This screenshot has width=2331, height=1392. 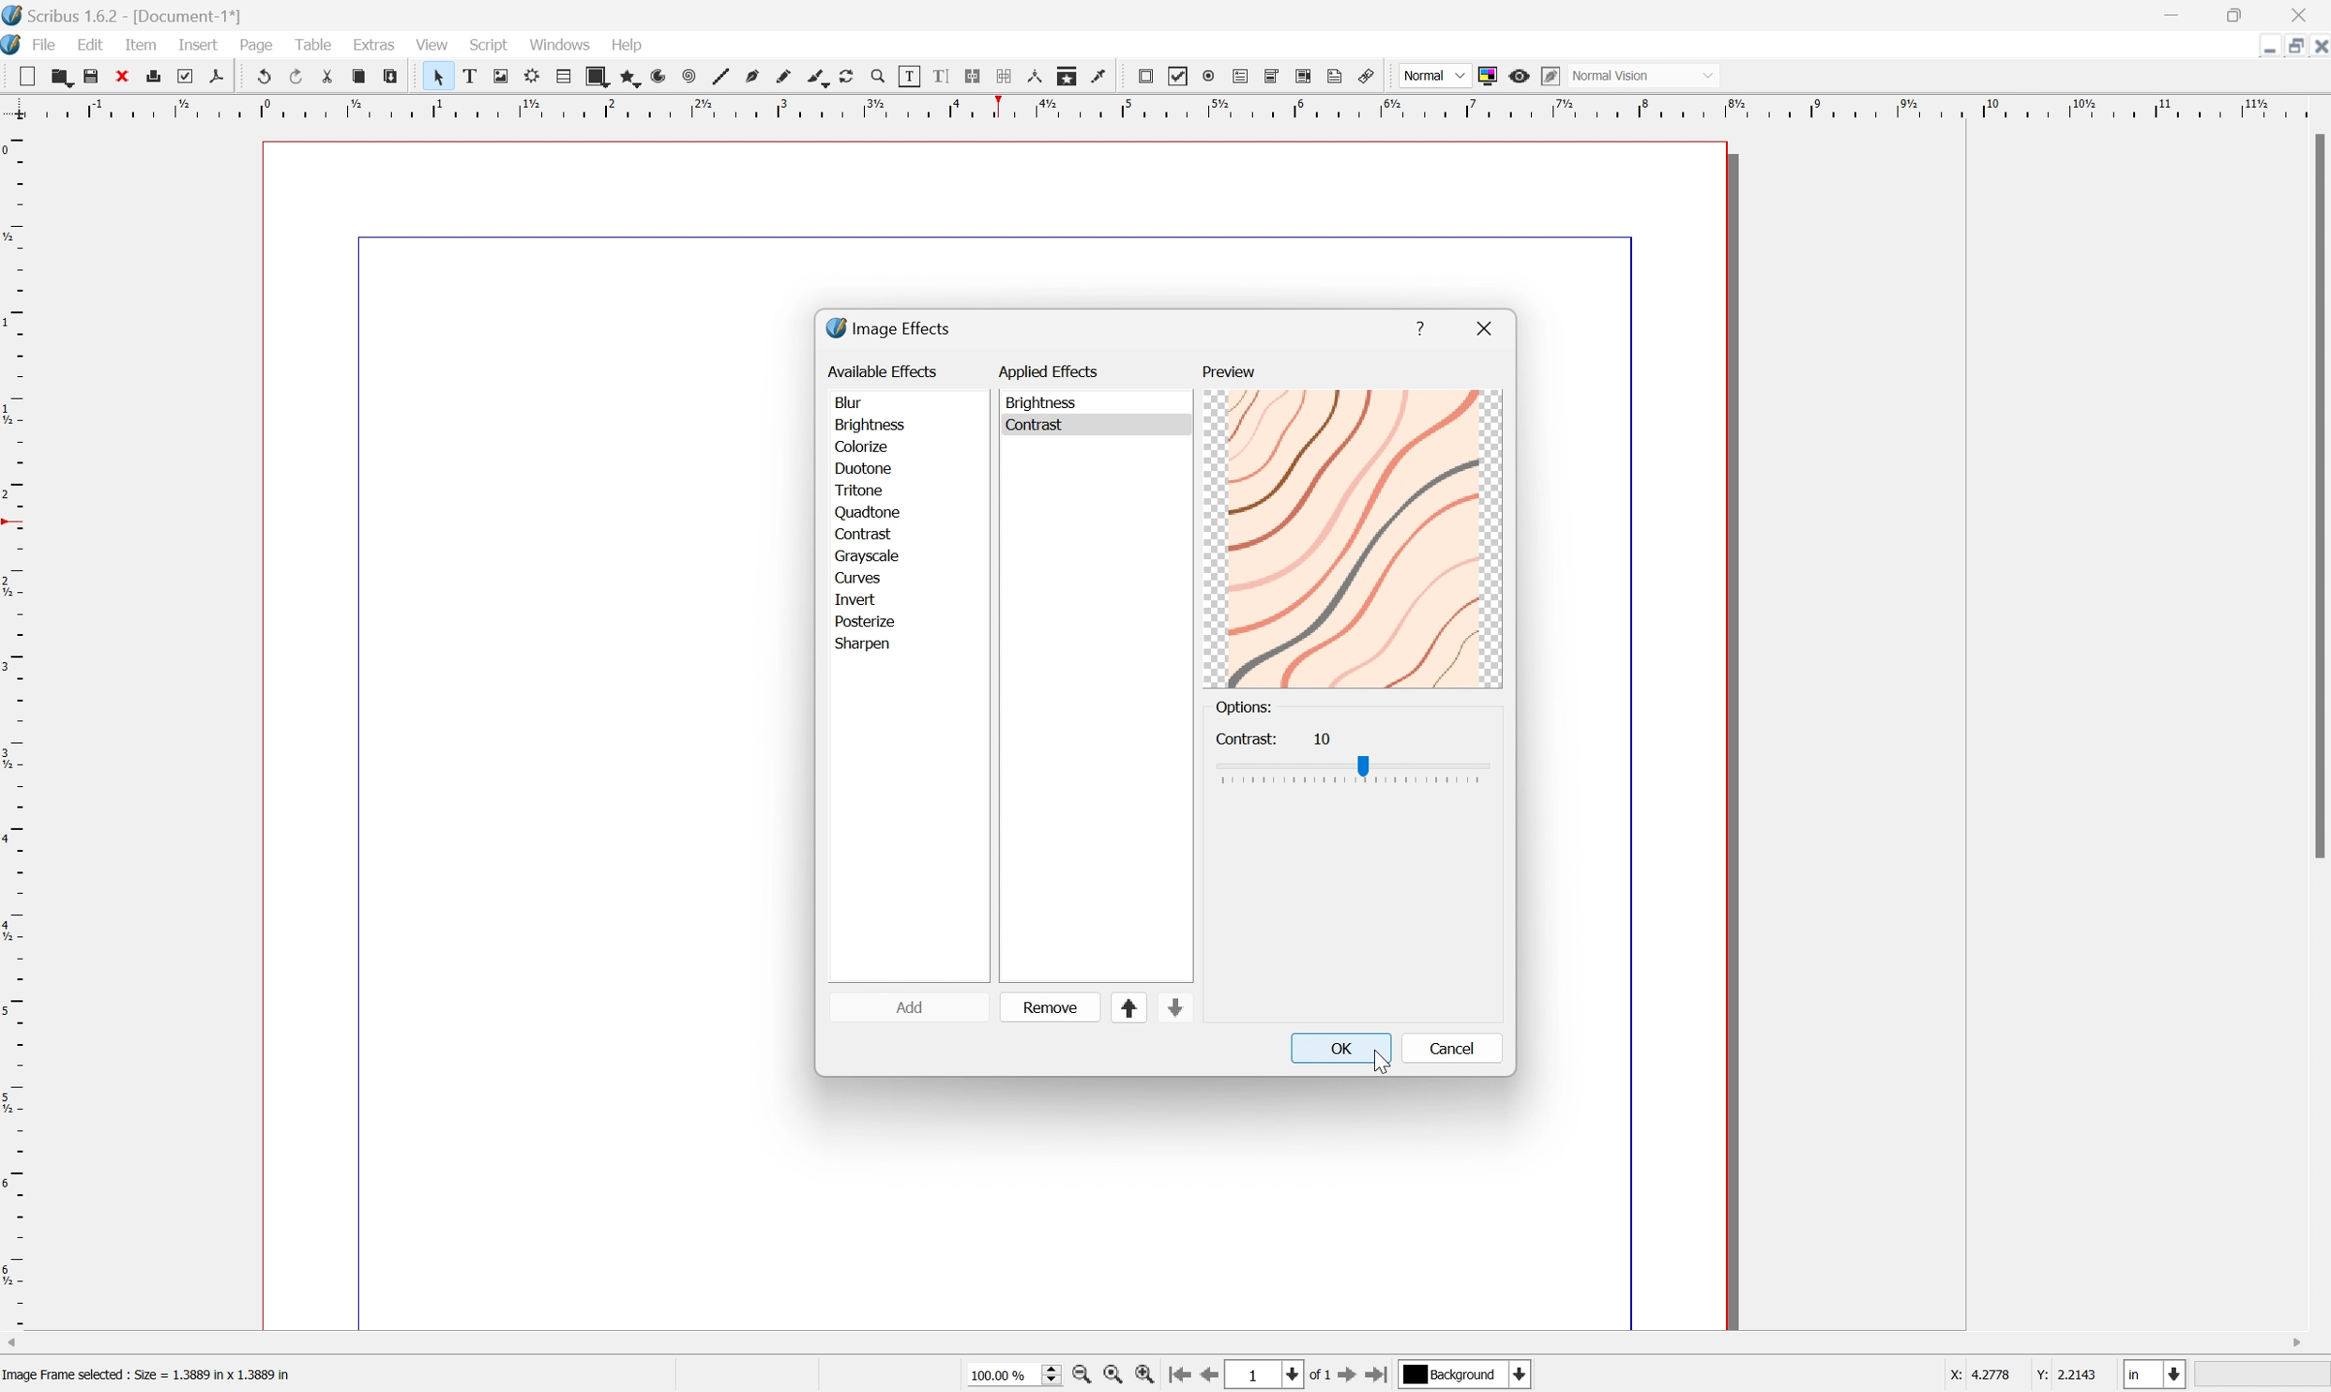 I want to click on preview, so click(x=1230, y=374).